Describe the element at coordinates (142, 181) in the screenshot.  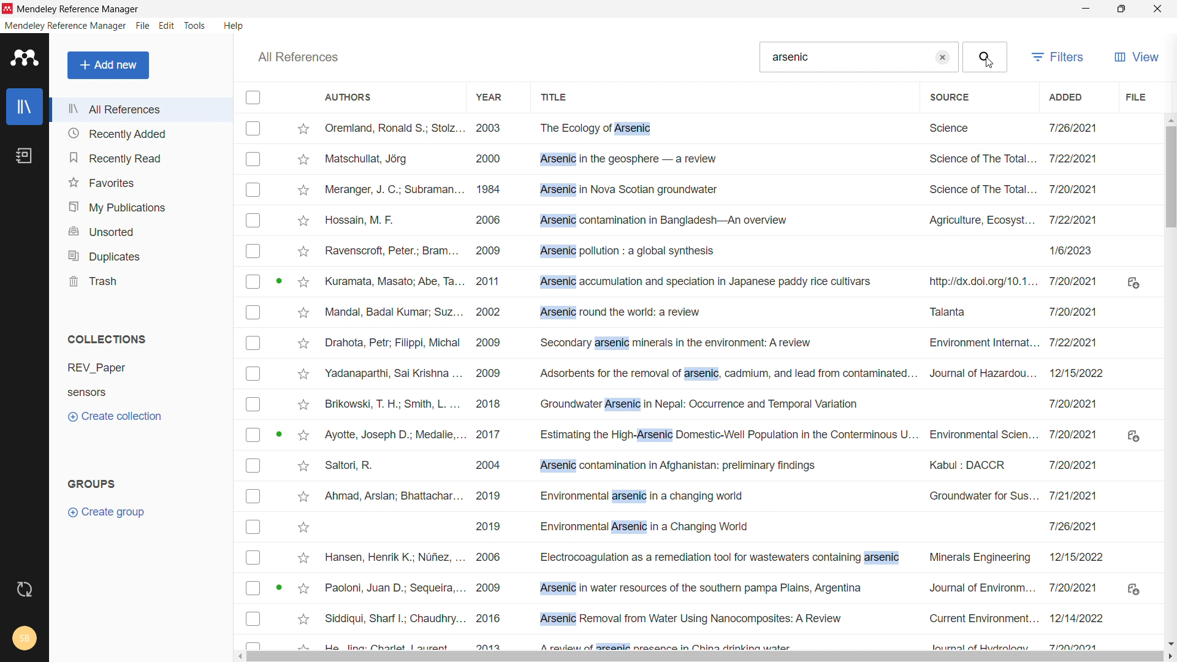
I see `favorites` at that location.